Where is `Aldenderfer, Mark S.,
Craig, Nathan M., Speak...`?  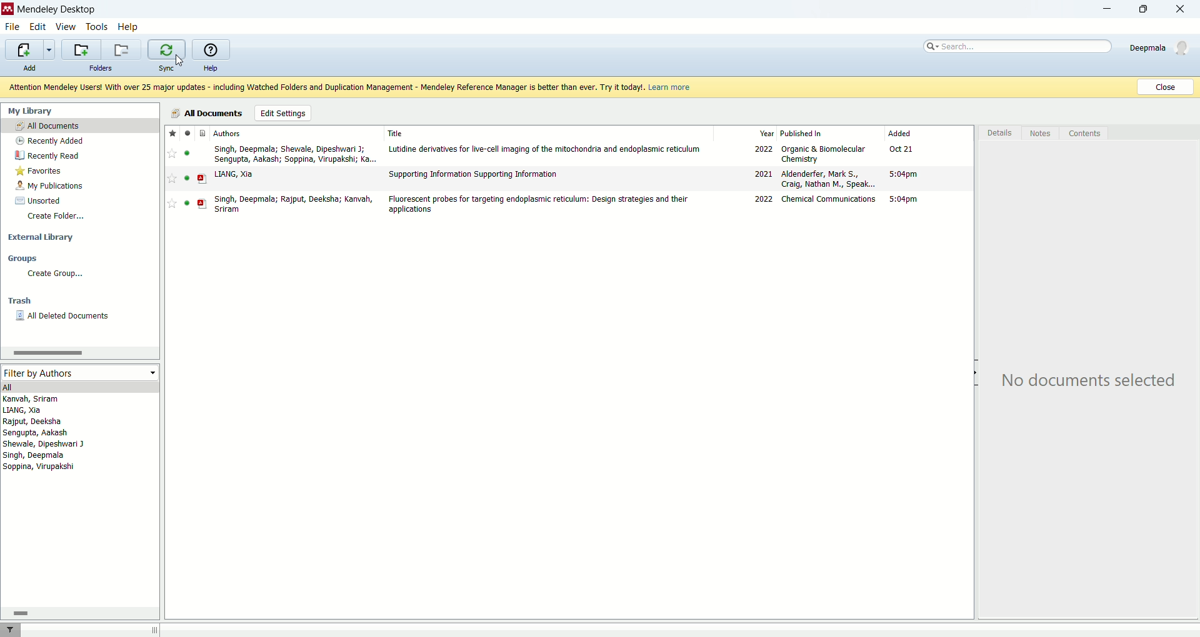 Aldenderfer, Mark S.,
Craig, Nathan M., Speak... is located at coordinates (831, 179).